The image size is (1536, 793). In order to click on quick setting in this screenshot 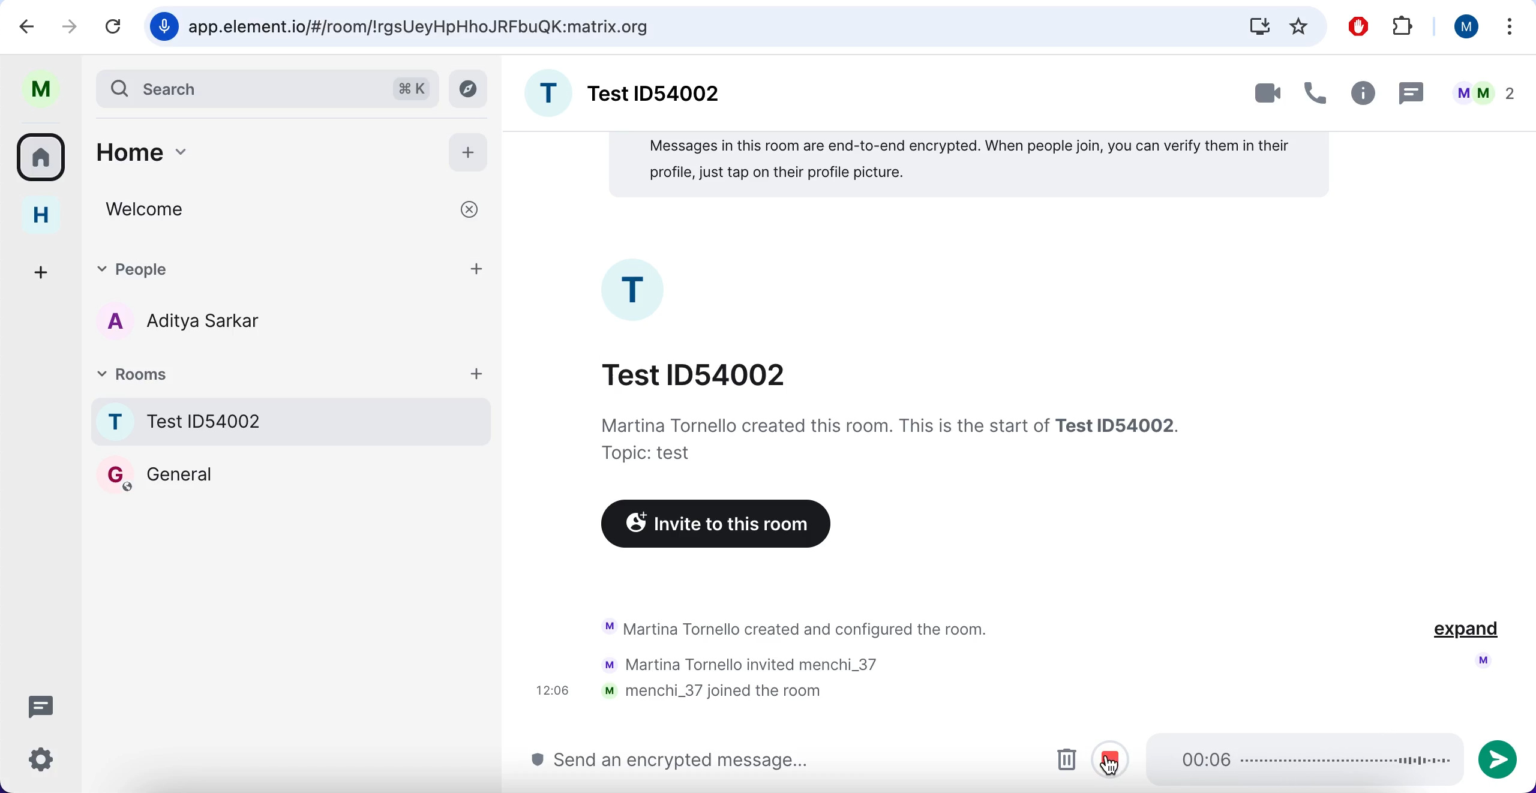, I will do `click(40, 761)`.